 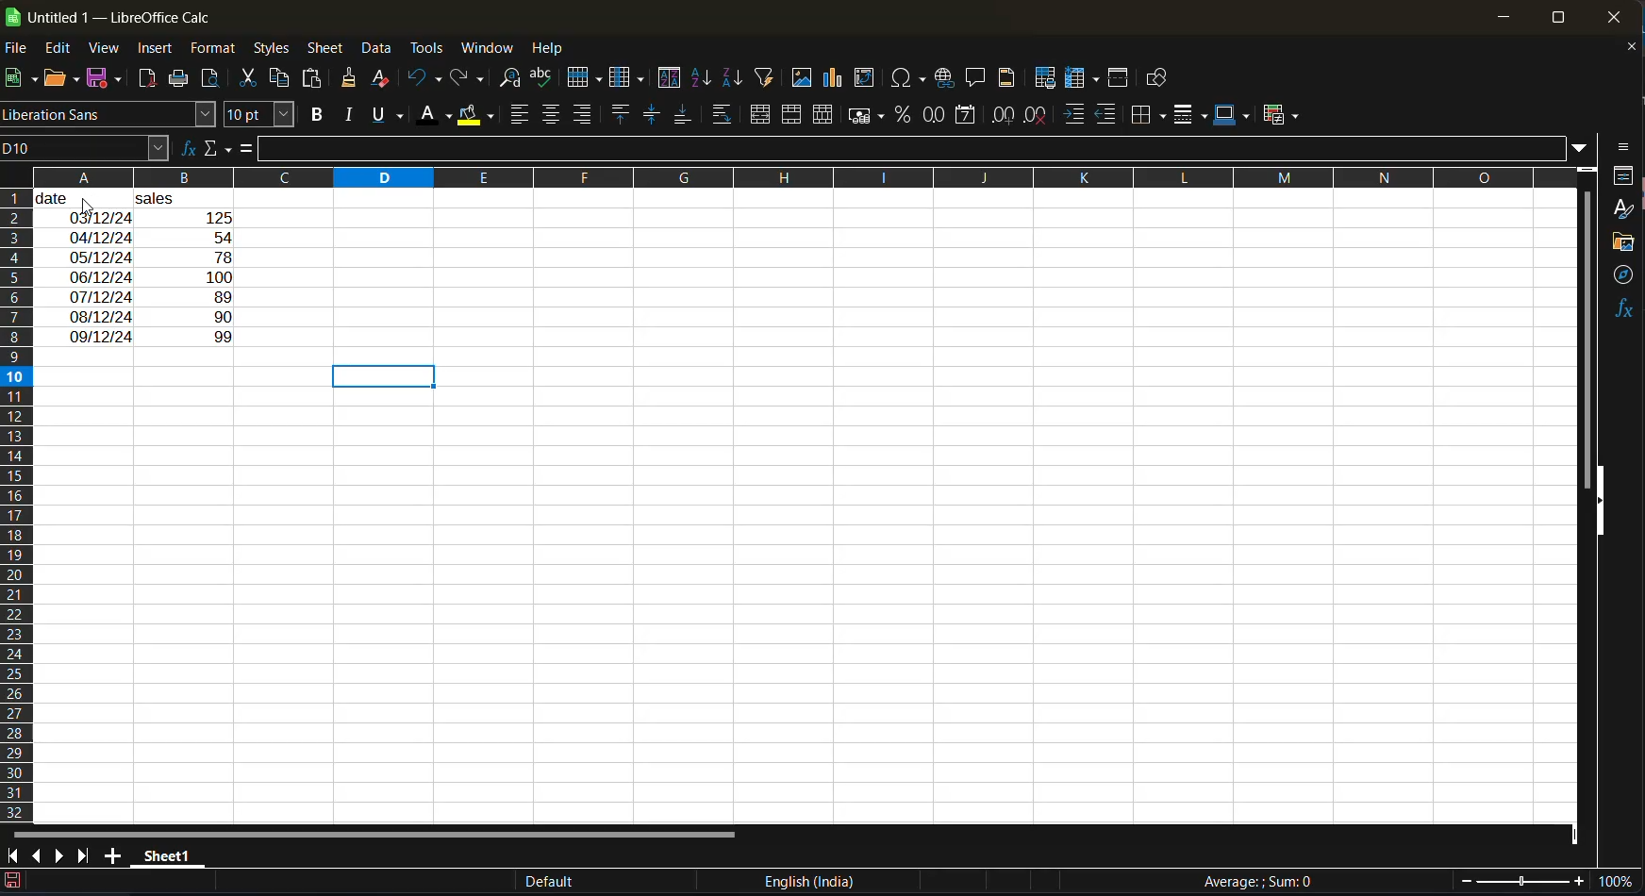 What do you see at coordinates (370, 831) in the screenshot?
I see `horizontal scroll bar` at bounding box center [370, 831].